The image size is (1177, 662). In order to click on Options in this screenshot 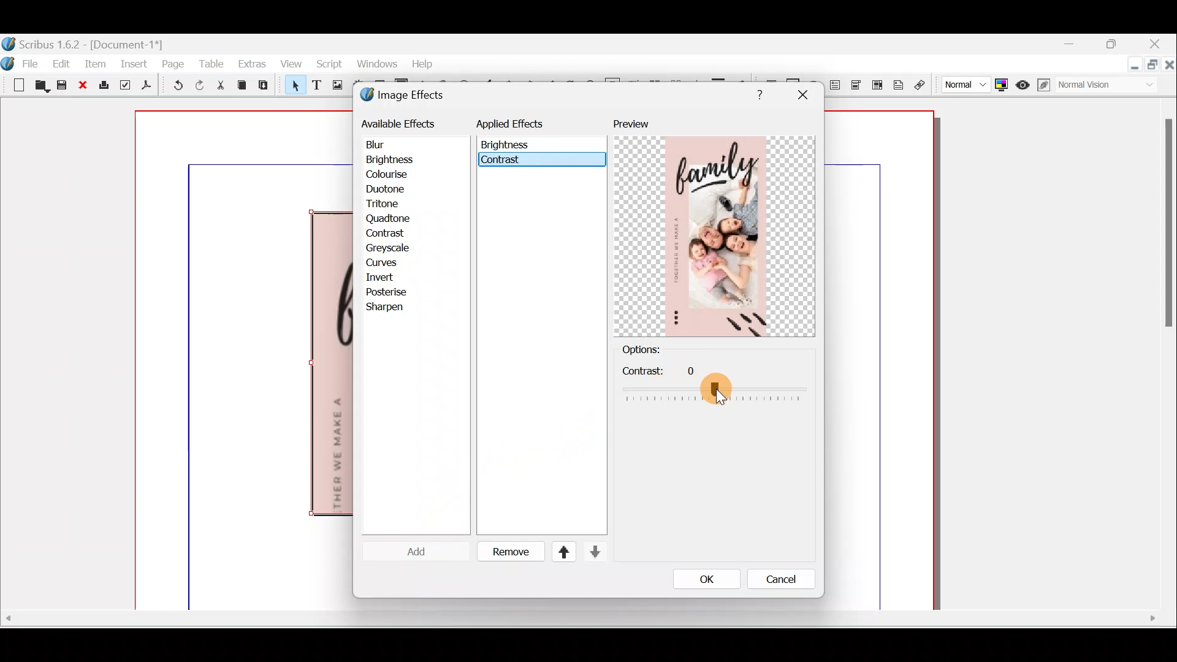, I will do `click(661, 350)`.